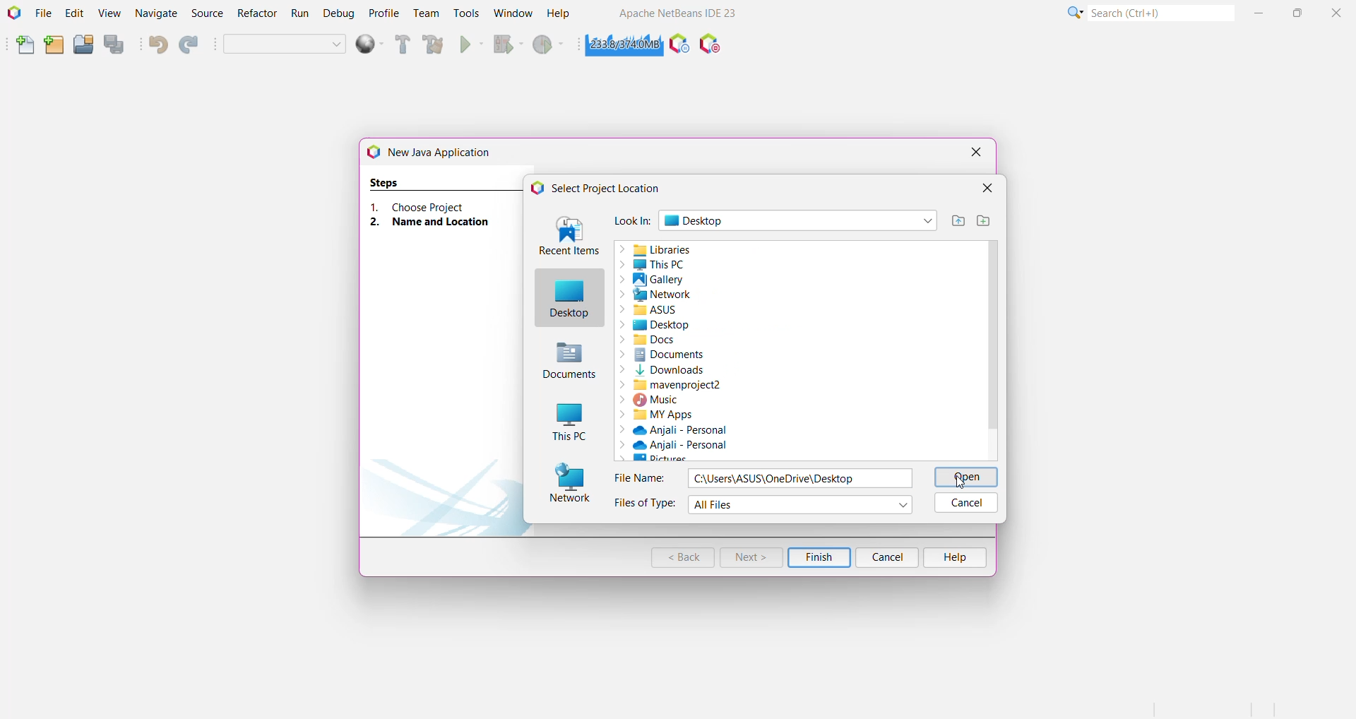  I want to click on Anjali - Personal, so click(690, 446).